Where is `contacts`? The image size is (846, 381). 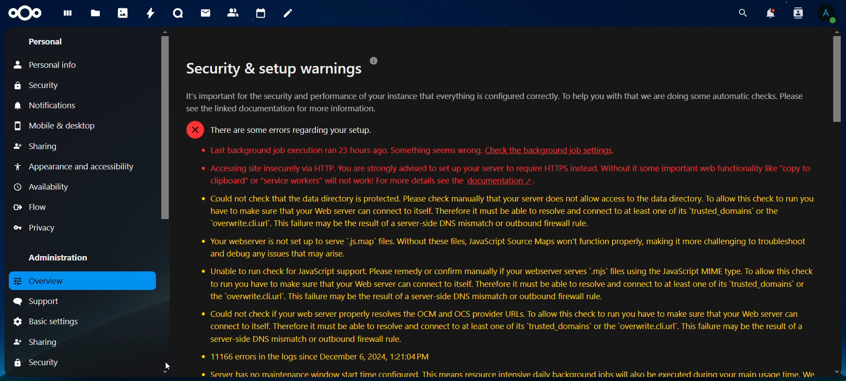 contacts is located at coordinates (233, 12).